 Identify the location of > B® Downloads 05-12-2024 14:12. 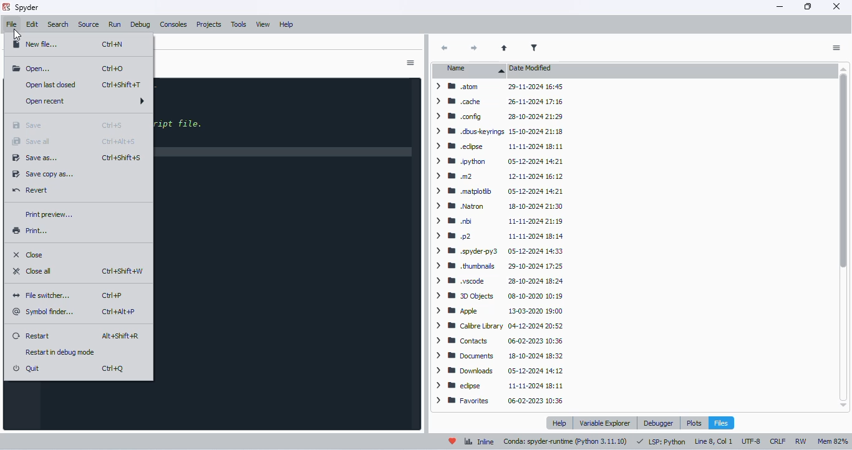
(498, 371).